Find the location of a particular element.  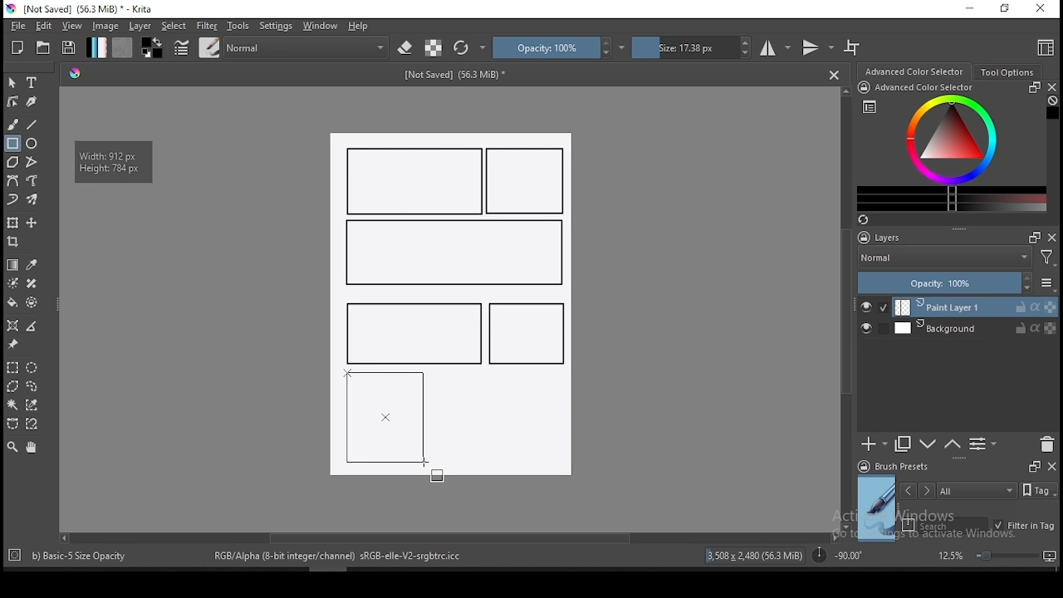

tags is located at coordinates (977, 490).